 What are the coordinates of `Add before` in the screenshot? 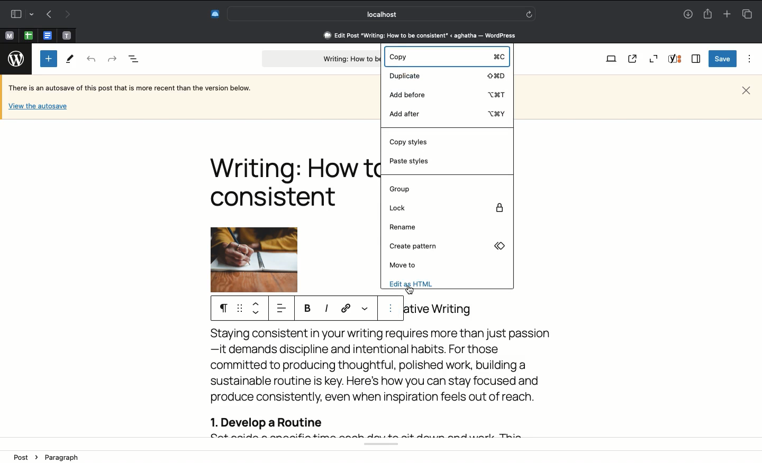 It's located at (445, 94).